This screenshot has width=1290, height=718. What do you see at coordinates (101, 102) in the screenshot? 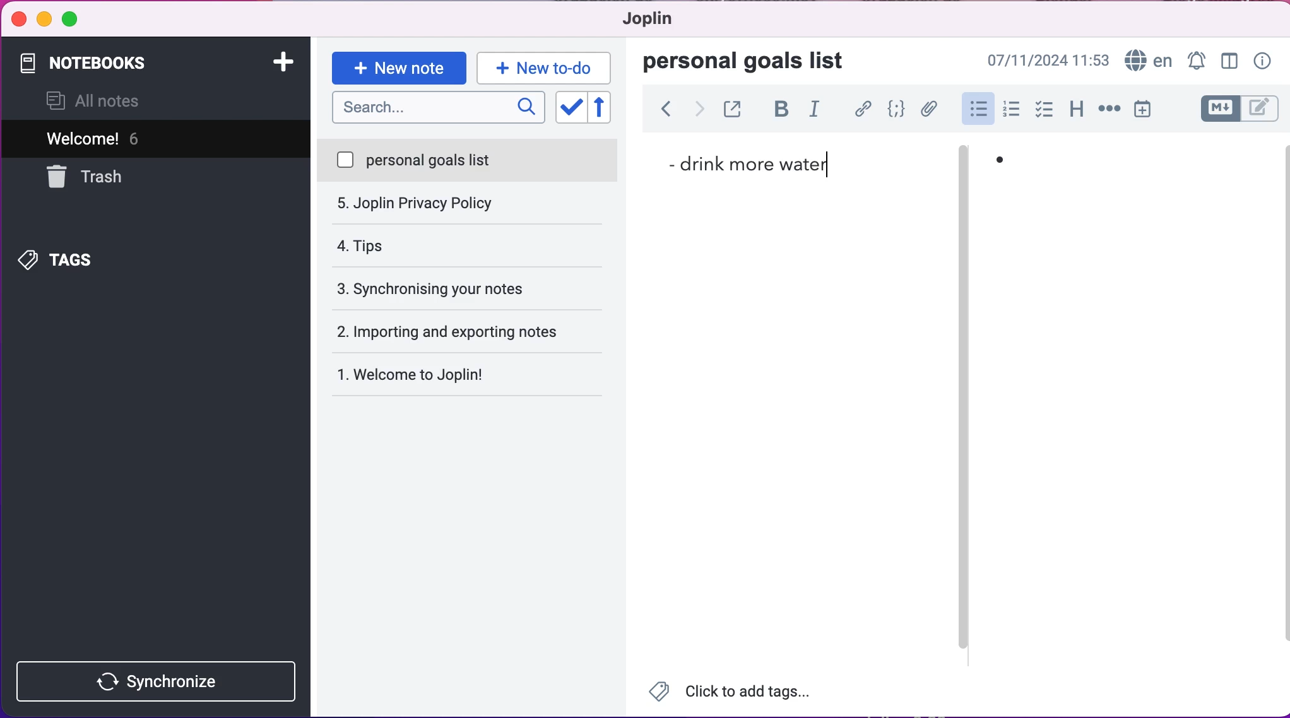
I see `all notes` at bounding box center [101, 102].